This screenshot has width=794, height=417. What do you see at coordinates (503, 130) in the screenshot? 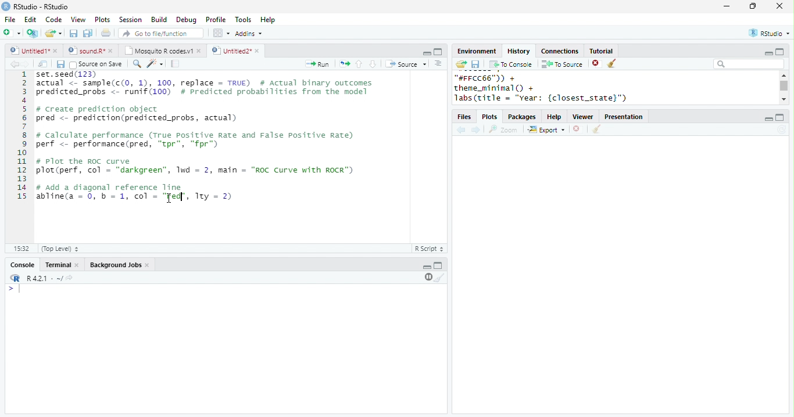
I see `Zoom` at bounding box center [503, 130].